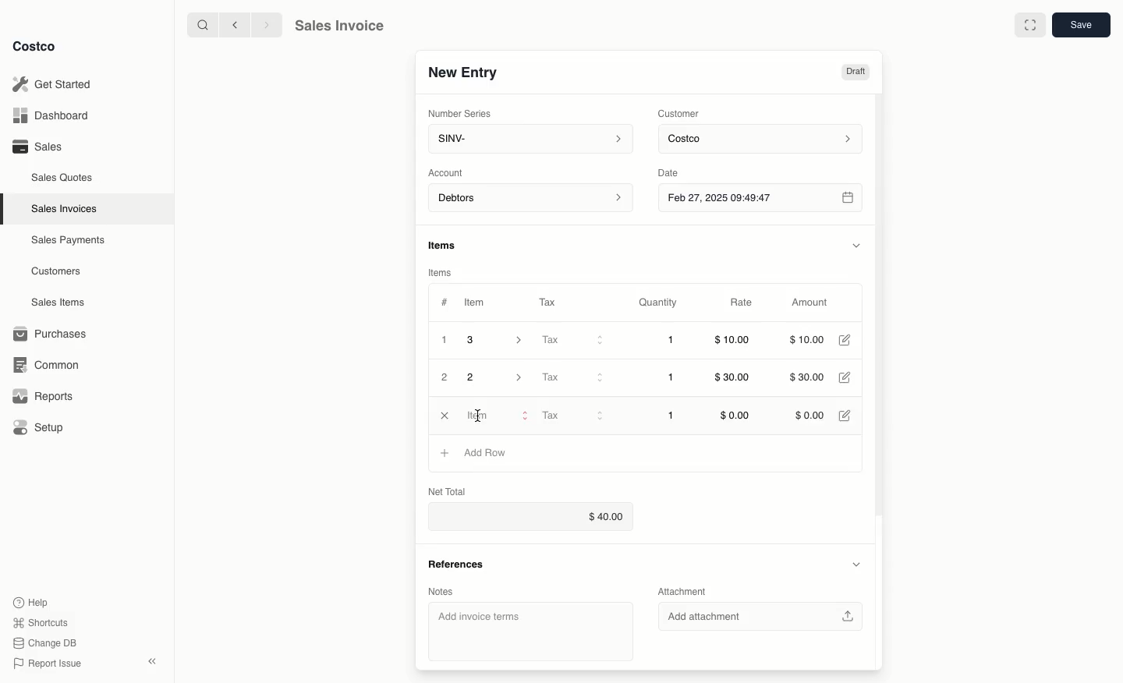 This screenshot has height=683, width=1123. Describe the element at coordinates (476, 302) in the screenshot. I see `Item` at that location.